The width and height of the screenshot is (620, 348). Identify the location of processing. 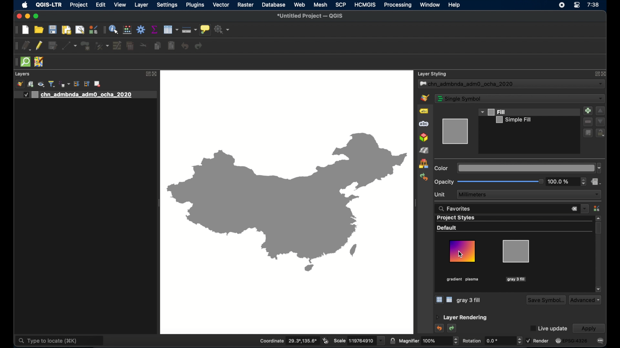
(398, 5).